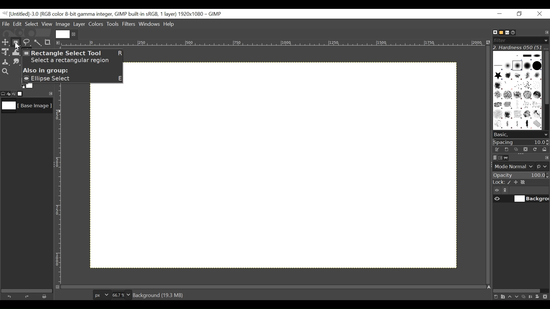 The height and width of the screenshot is (309, 550). Describe the element at coordinates (284, 179) in the screenshot. I see `Grid` at that location.